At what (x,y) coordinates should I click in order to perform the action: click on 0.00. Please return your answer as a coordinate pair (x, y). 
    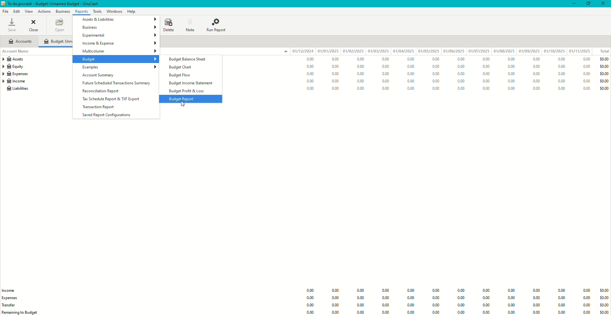
    Looking at the image, I should click on (509, 66).